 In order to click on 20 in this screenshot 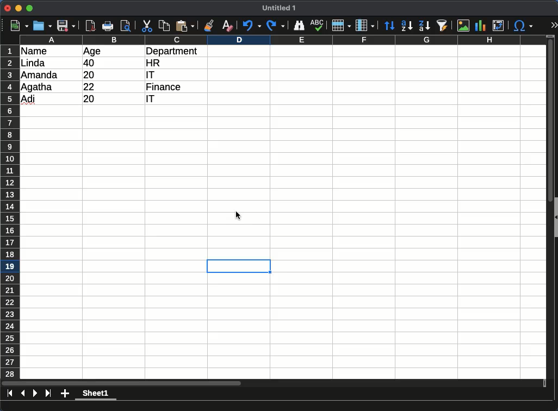, I will do `click(96, 99)`.